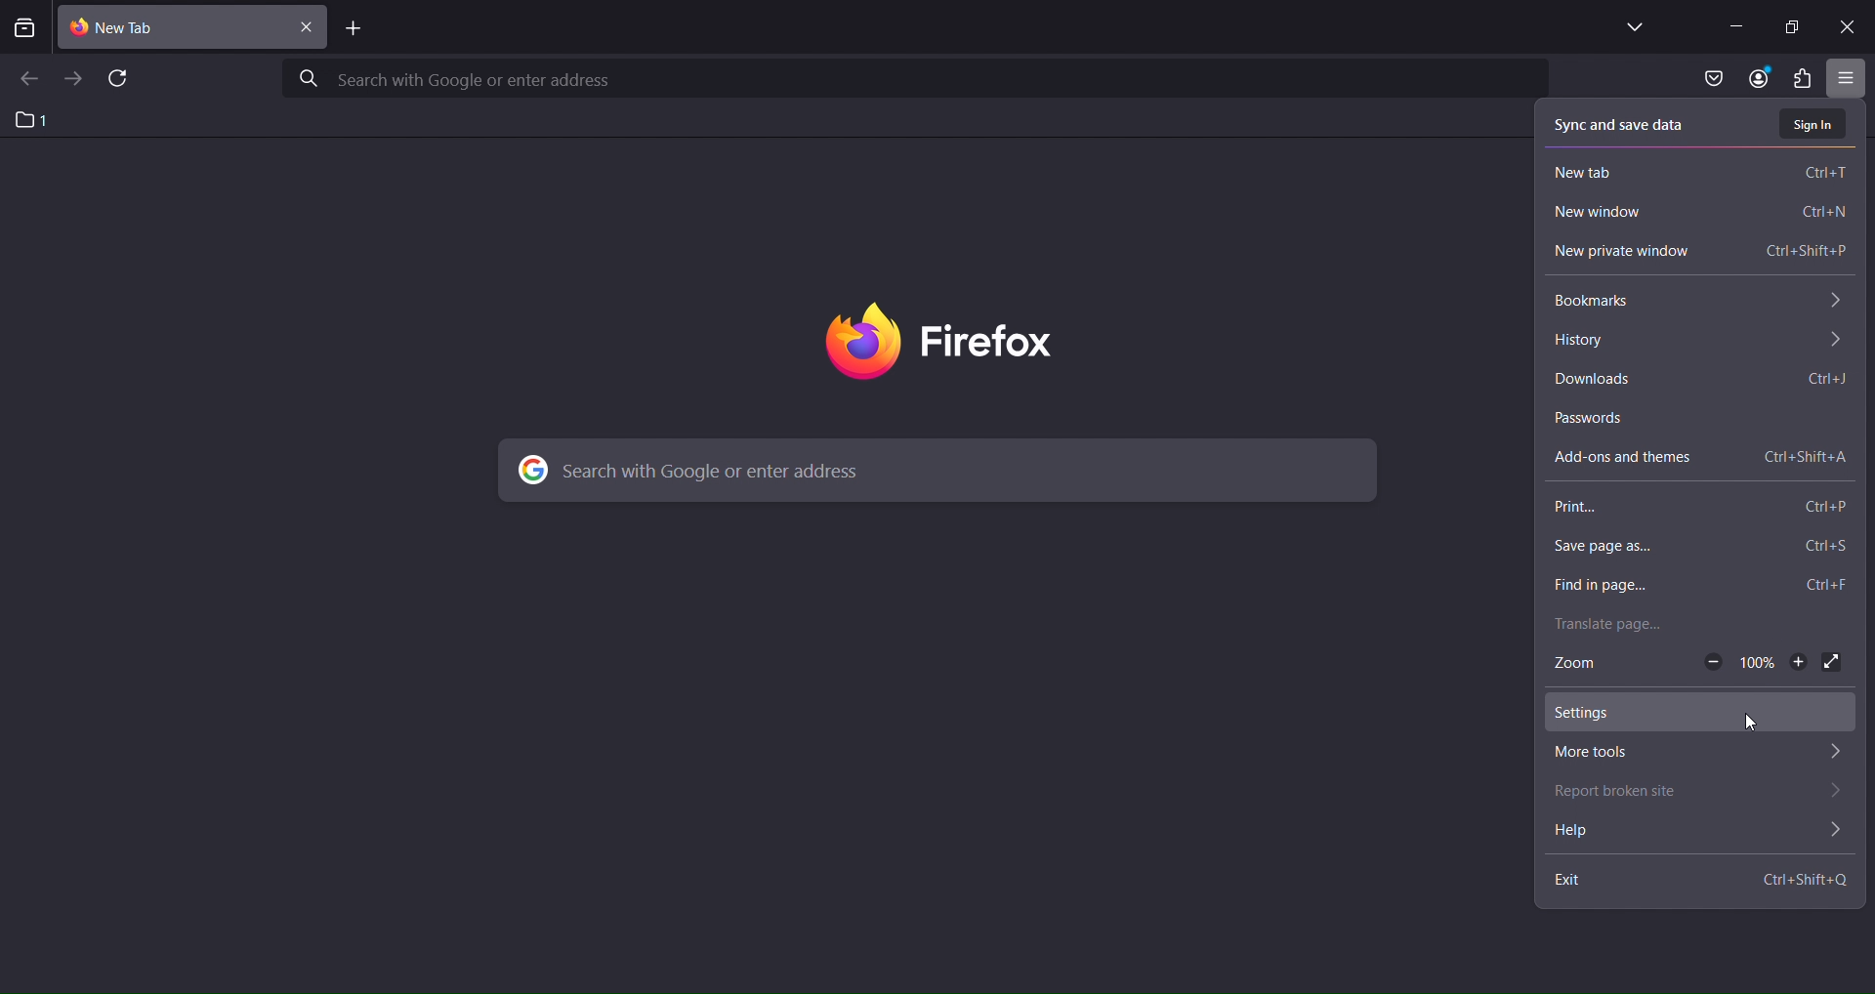  Describe the element at coordinates (1698, 339) in the screenshot. I see `history` at that location.